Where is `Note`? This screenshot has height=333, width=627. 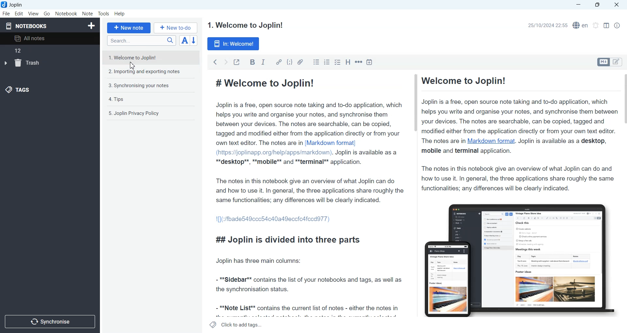
Note is located at coordinates (87, 14).